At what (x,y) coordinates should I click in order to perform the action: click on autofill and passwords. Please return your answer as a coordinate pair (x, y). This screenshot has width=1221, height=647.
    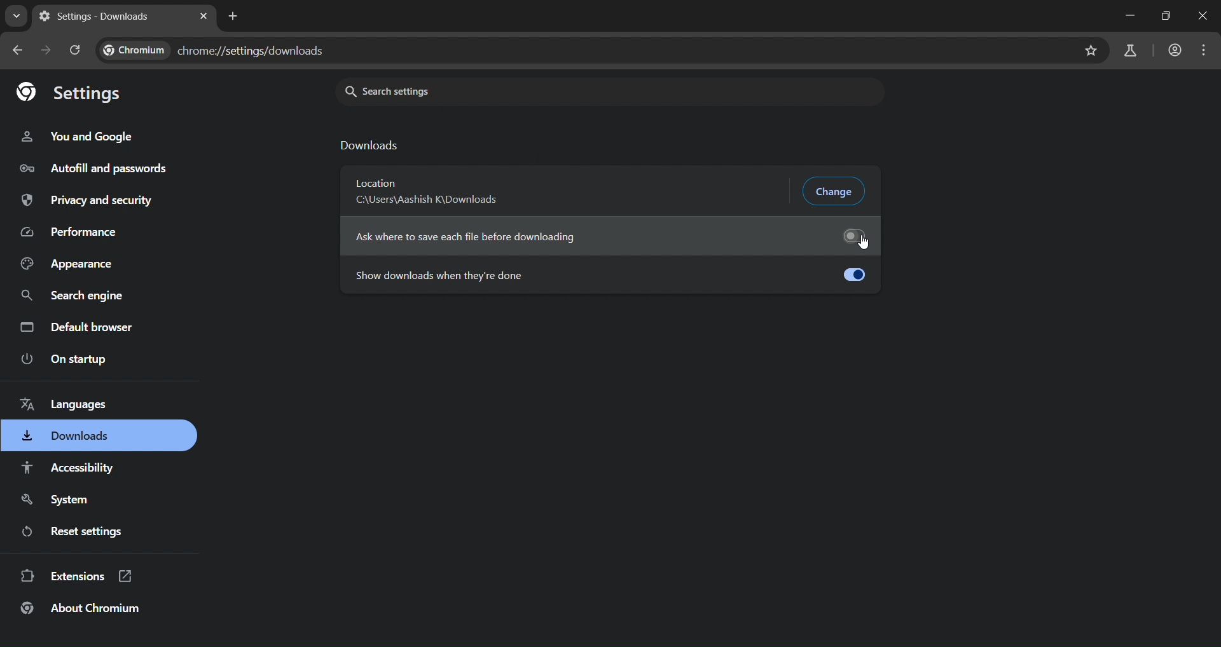
    Looking at the image, I should click on (95, 165).